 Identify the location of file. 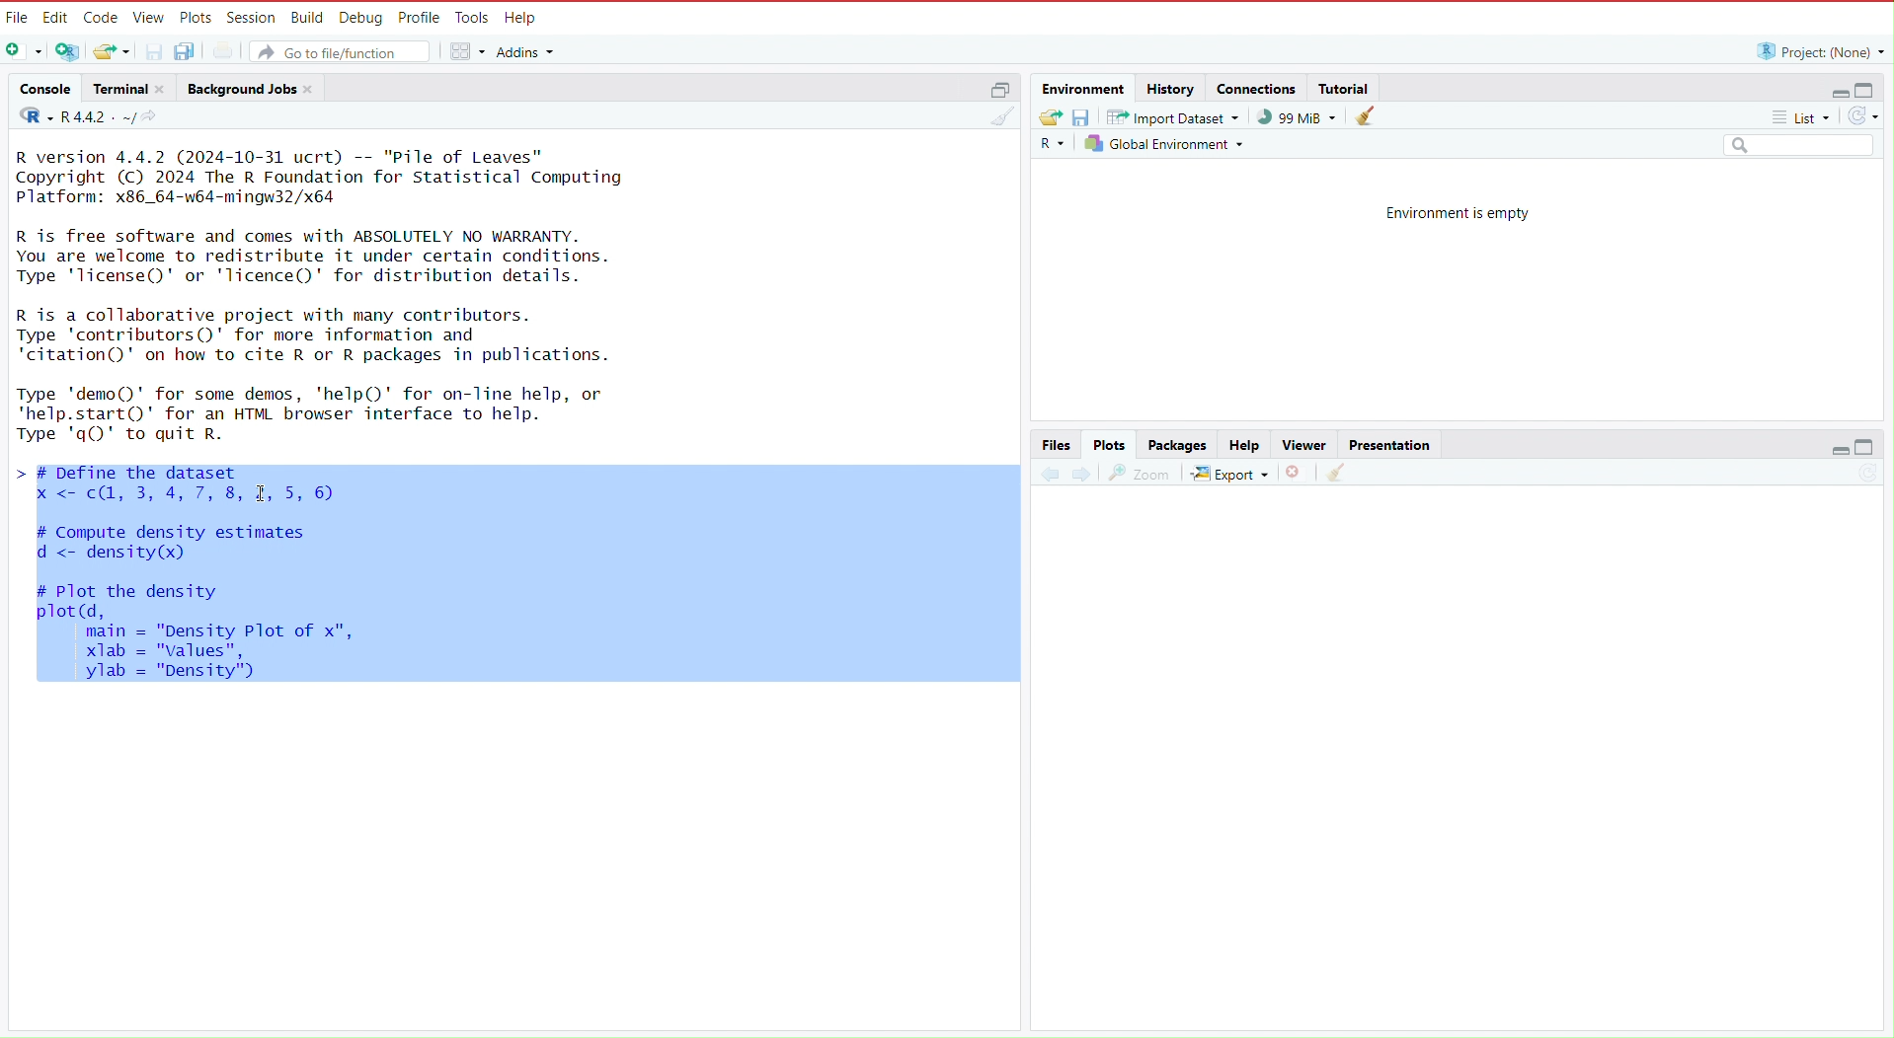
(18, 16).